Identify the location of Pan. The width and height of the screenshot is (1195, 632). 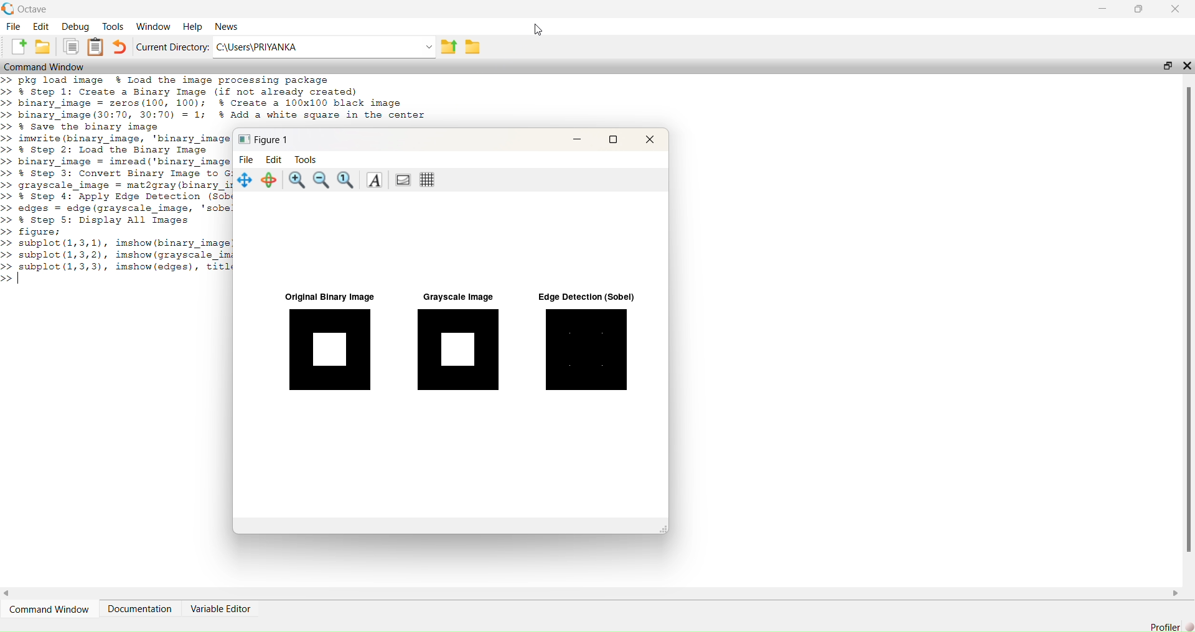
(245, 180).